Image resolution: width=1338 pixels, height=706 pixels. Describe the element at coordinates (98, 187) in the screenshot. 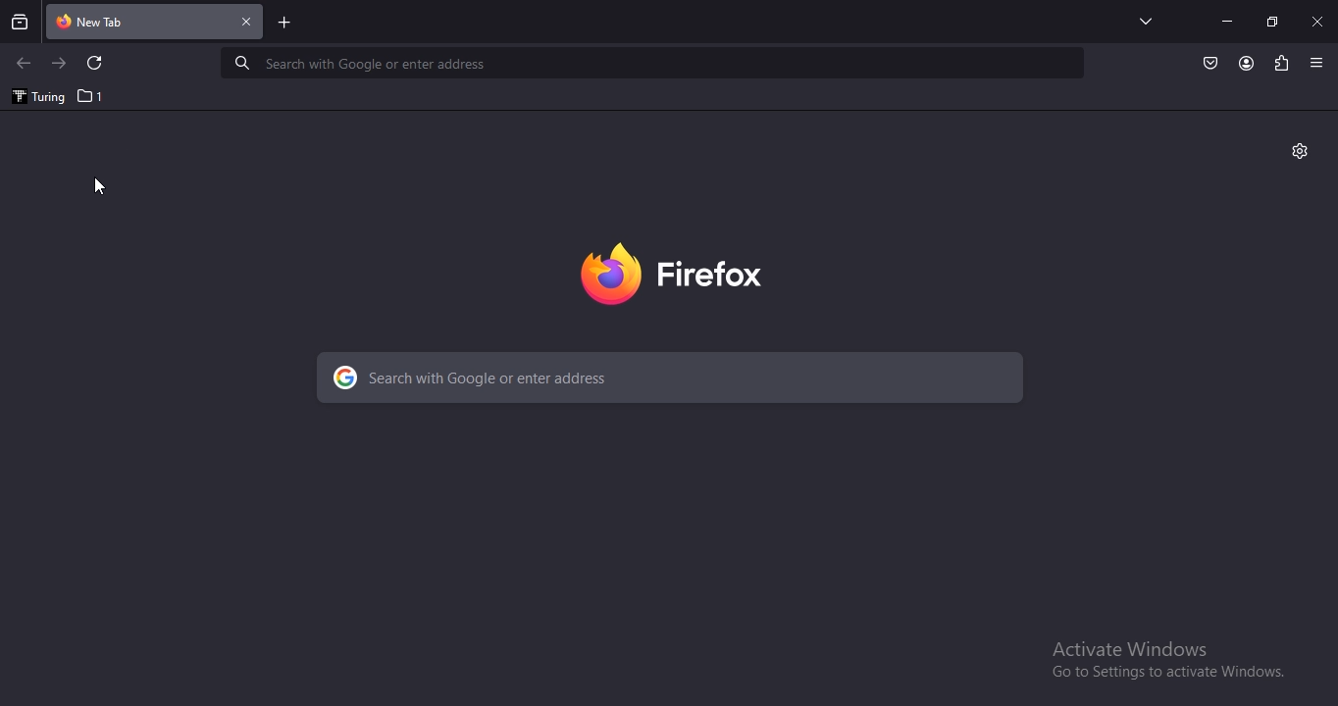

I see `Cursor` at that location.